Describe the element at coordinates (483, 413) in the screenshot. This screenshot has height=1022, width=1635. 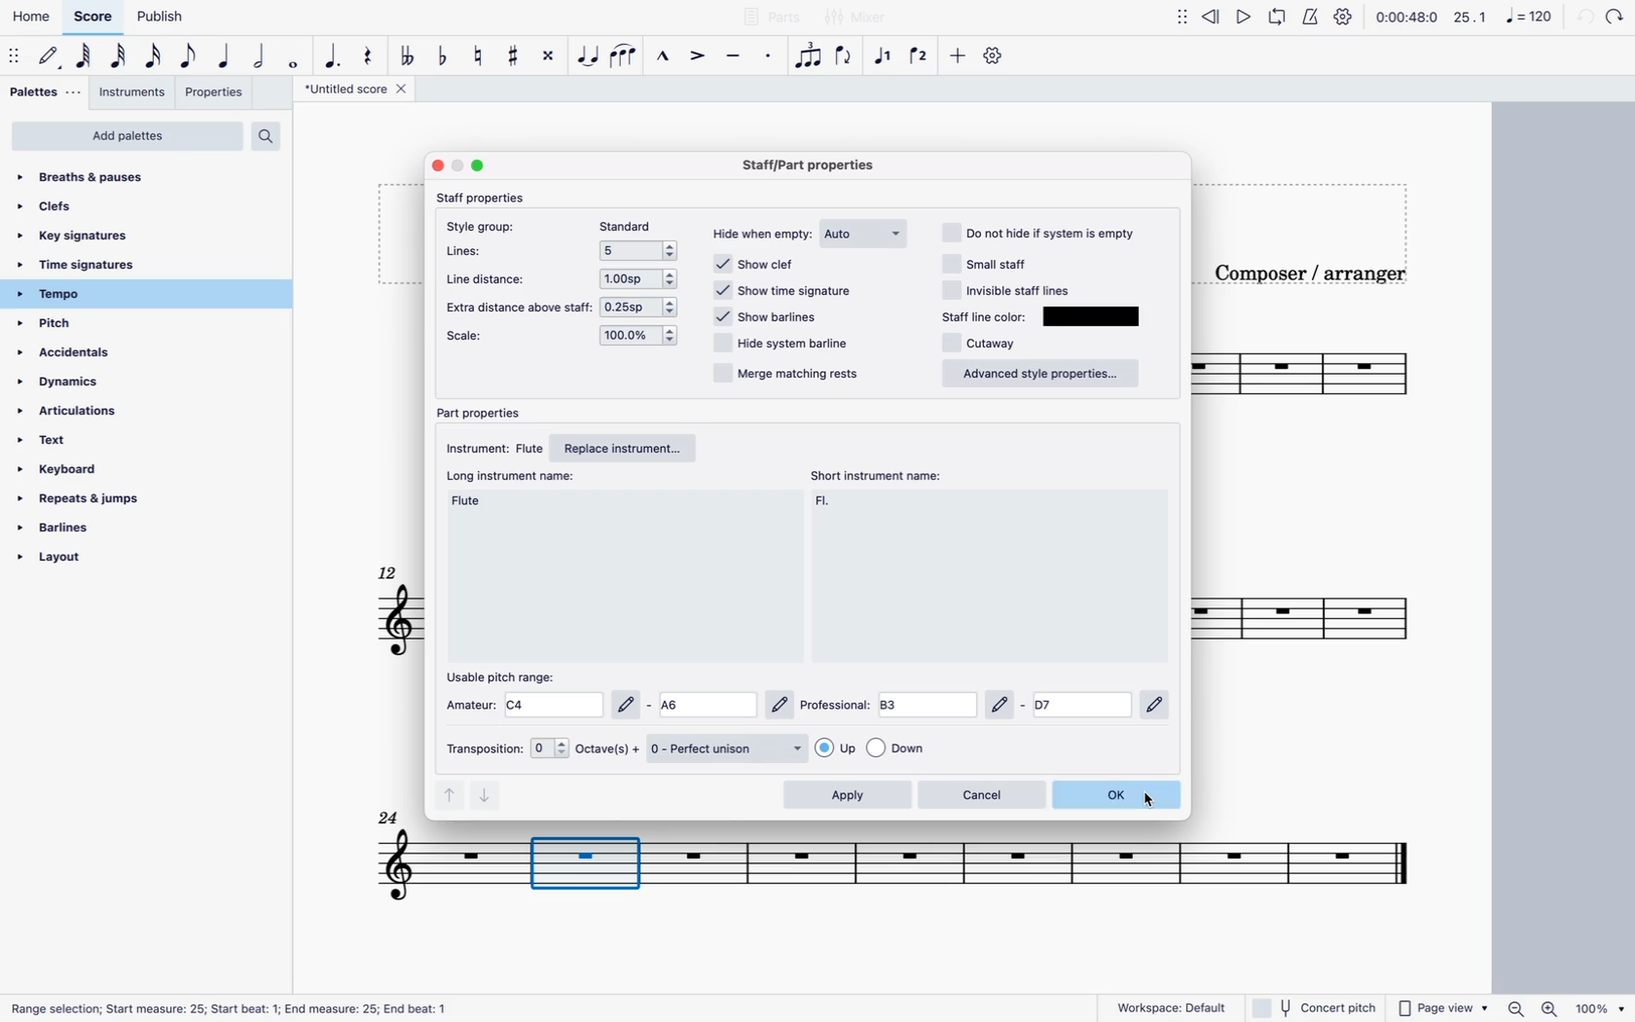
I see `part properties` at that location.